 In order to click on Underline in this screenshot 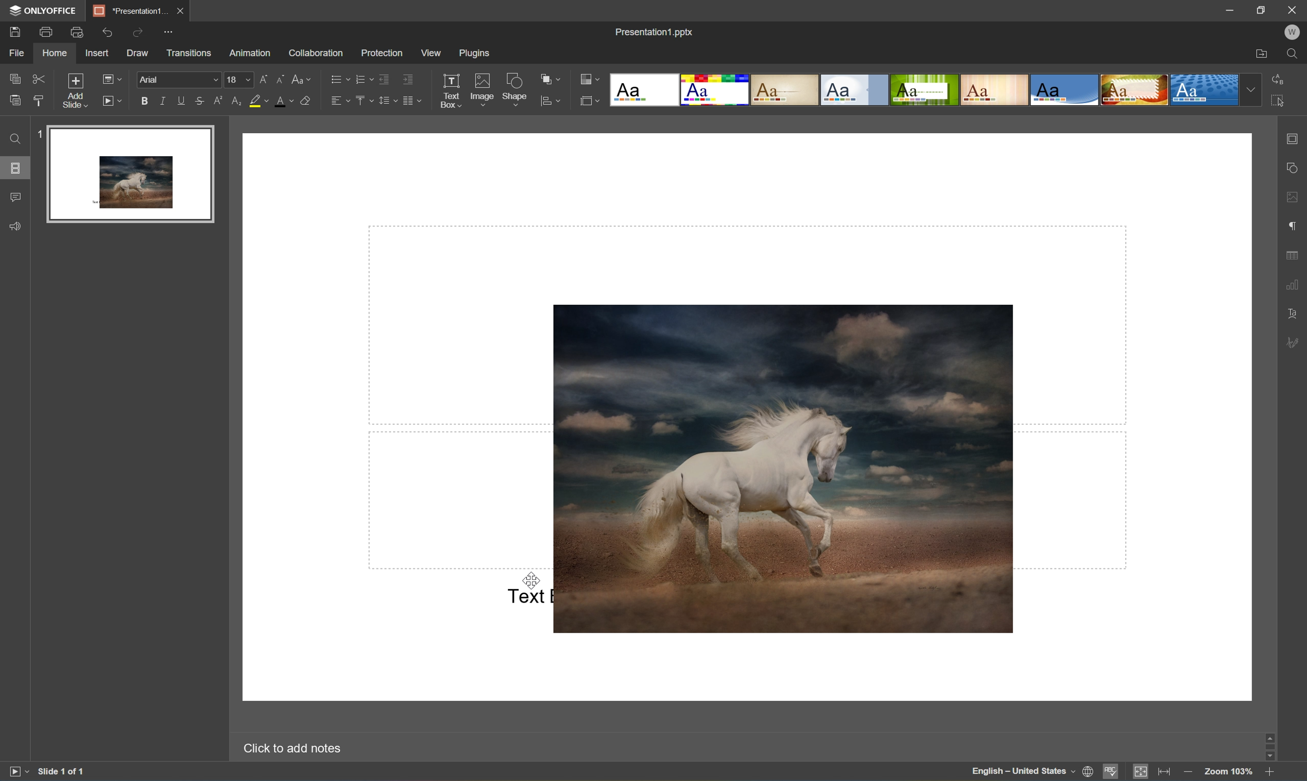, I will do `click(181, 102)`.